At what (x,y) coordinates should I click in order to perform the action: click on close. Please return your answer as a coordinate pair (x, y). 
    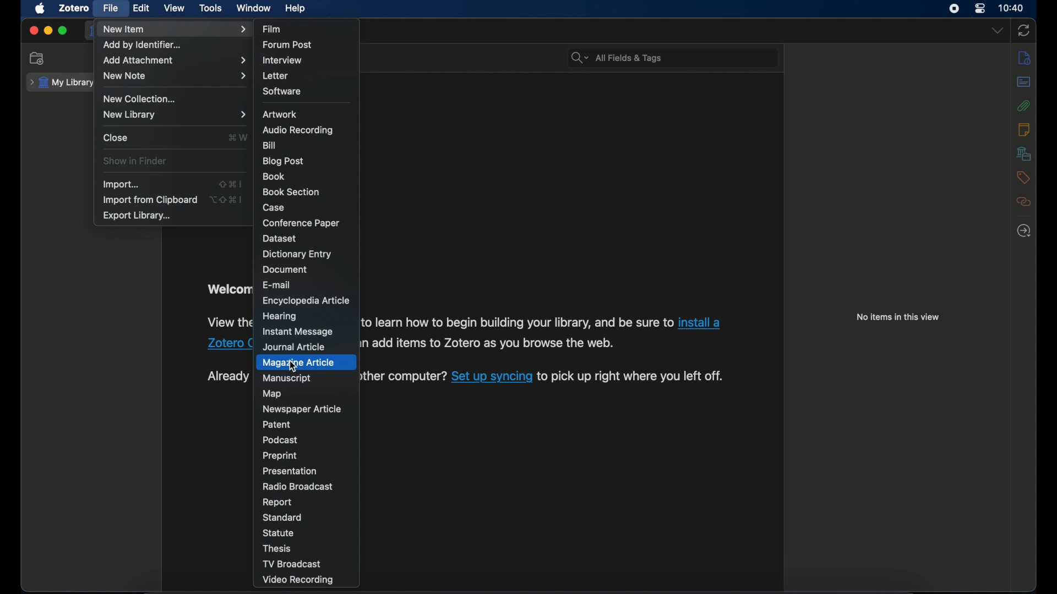
    Looking at the image, I should click on (116, 137).